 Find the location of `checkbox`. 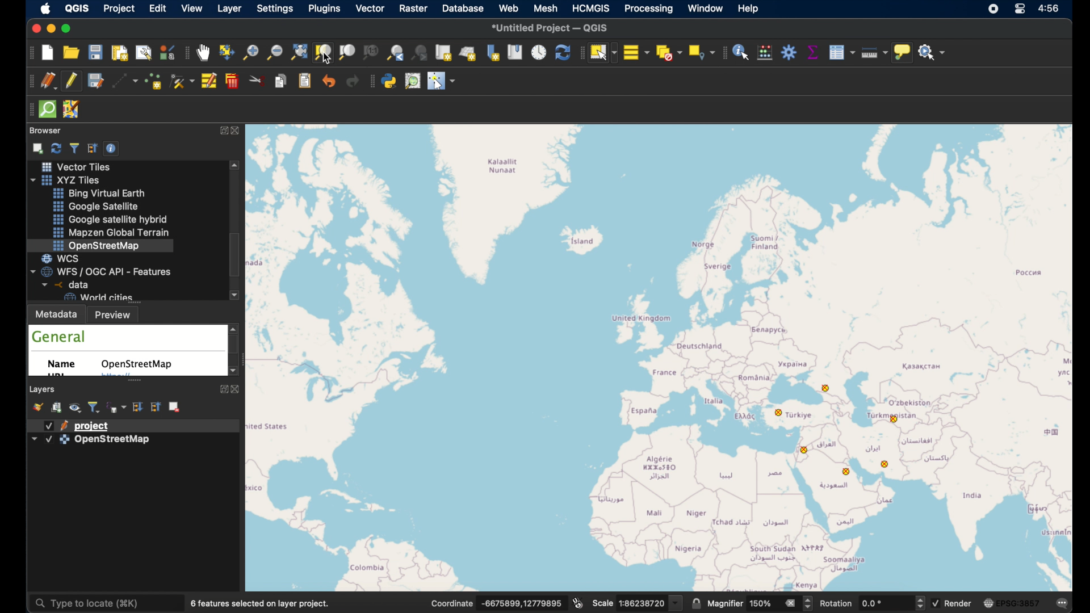

checkbox is located at coordinates (49, 426).